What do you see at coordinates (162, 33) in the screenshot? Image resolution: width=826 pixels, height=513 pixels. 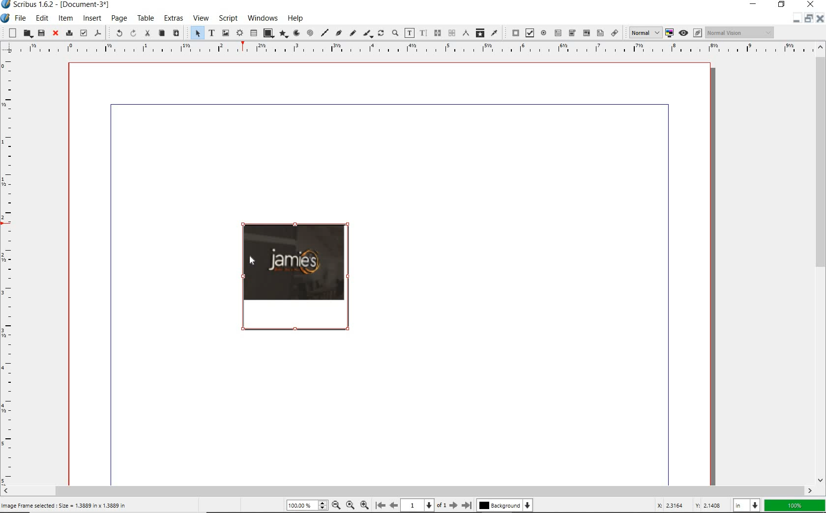 I see `copy` at bounding box center [162, 33].